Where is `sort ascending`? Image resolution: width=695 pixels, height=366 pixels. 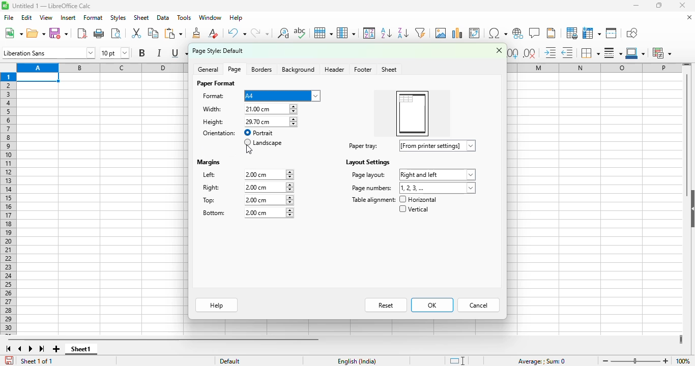 sort ascending is located at coordinates (386, 34).